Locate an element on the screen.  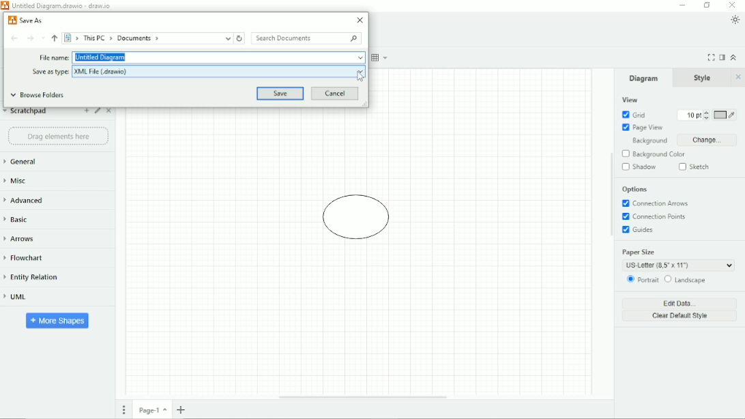
Clear Default Style is located at coordinates (680, 316).